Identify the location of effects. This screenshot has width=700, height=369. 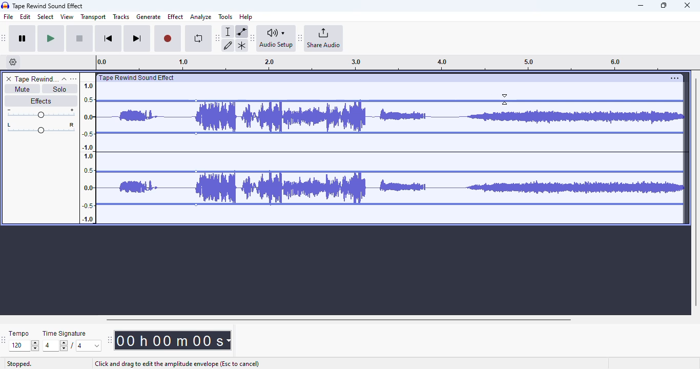
(40, 100).